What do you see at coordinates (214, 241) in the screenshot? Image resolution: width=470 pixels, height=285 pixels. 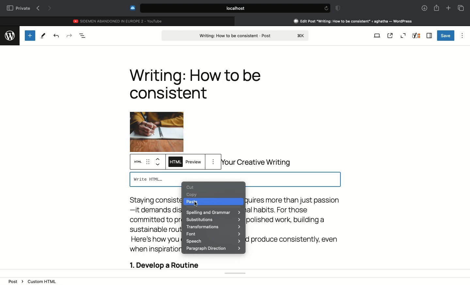 I see `Speech` at bounding box center [214, 241].